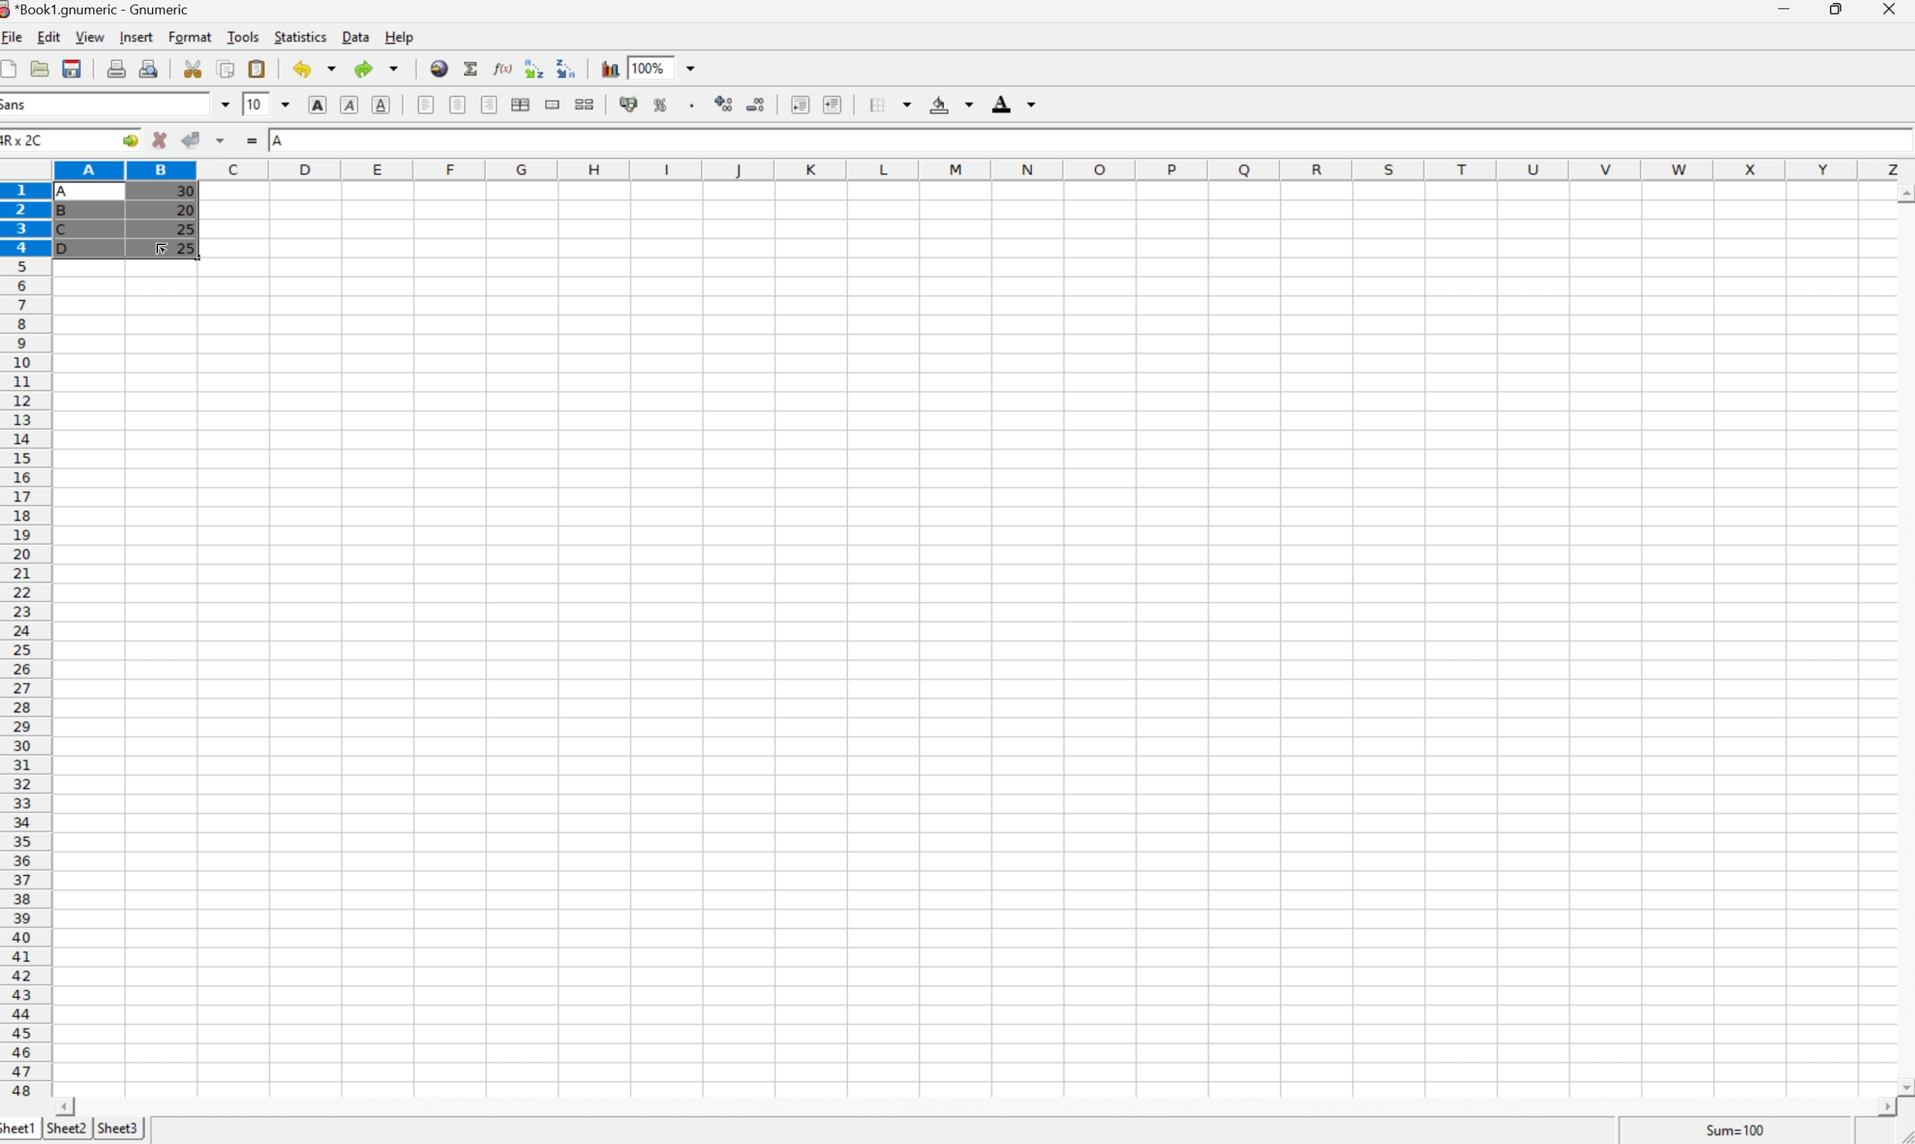  What do you see at coordinates (533, 67) in the screenshot?
I see `Sort the selected region in descending order based on the first column selected` at bounding box center [533, 67].